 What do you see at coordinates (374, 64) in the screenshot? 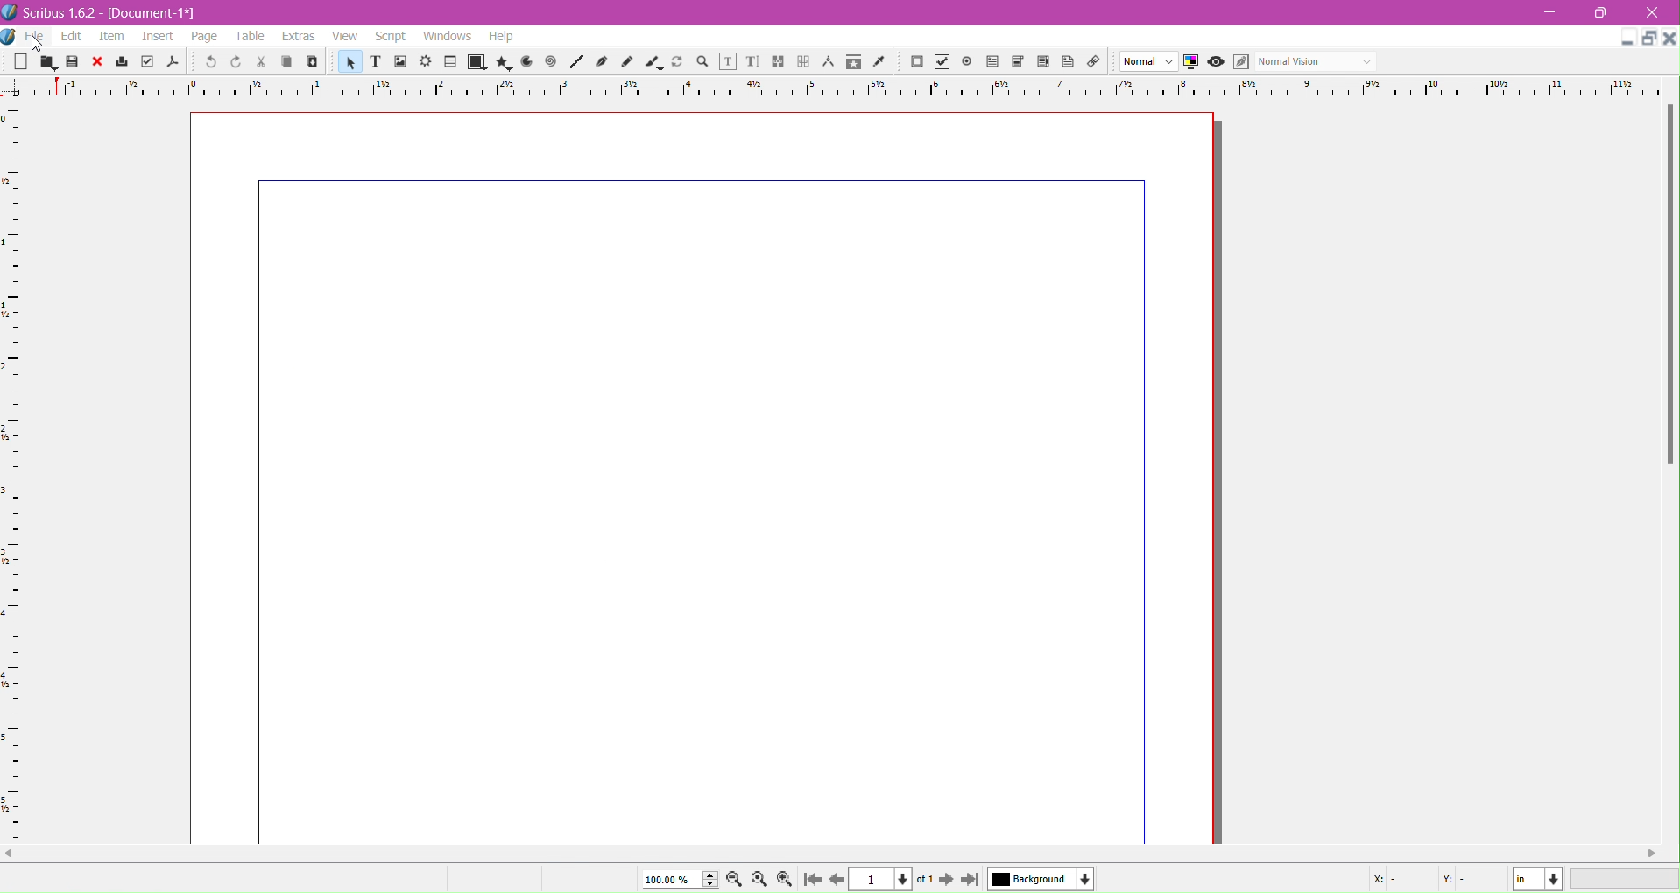
I see `text frame` at bounding box center [374, 64].